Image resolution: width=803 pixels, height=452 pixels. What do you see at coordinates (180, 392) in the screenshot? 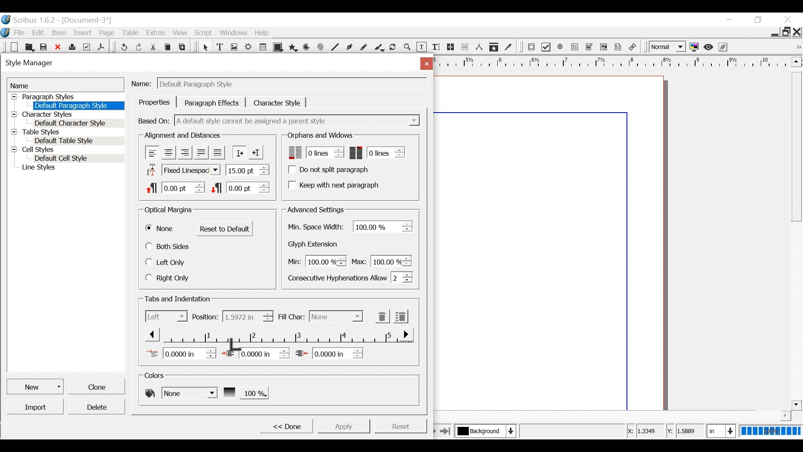
I see `Background color` at bounding box center [180, 392].